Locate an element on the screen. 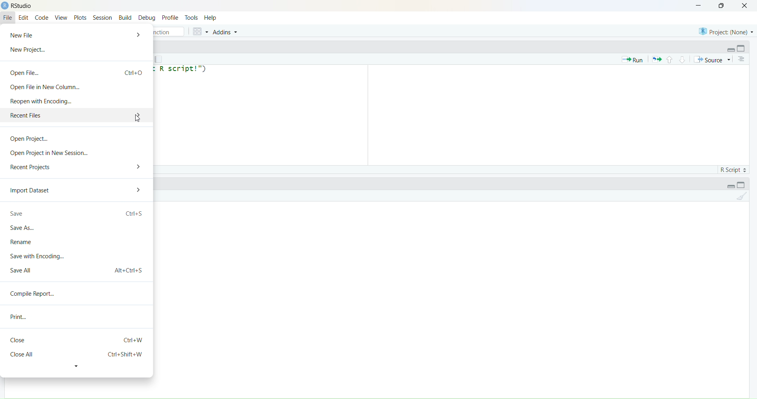  Open File... Ctrl + o is located at coordinates (77, 70).